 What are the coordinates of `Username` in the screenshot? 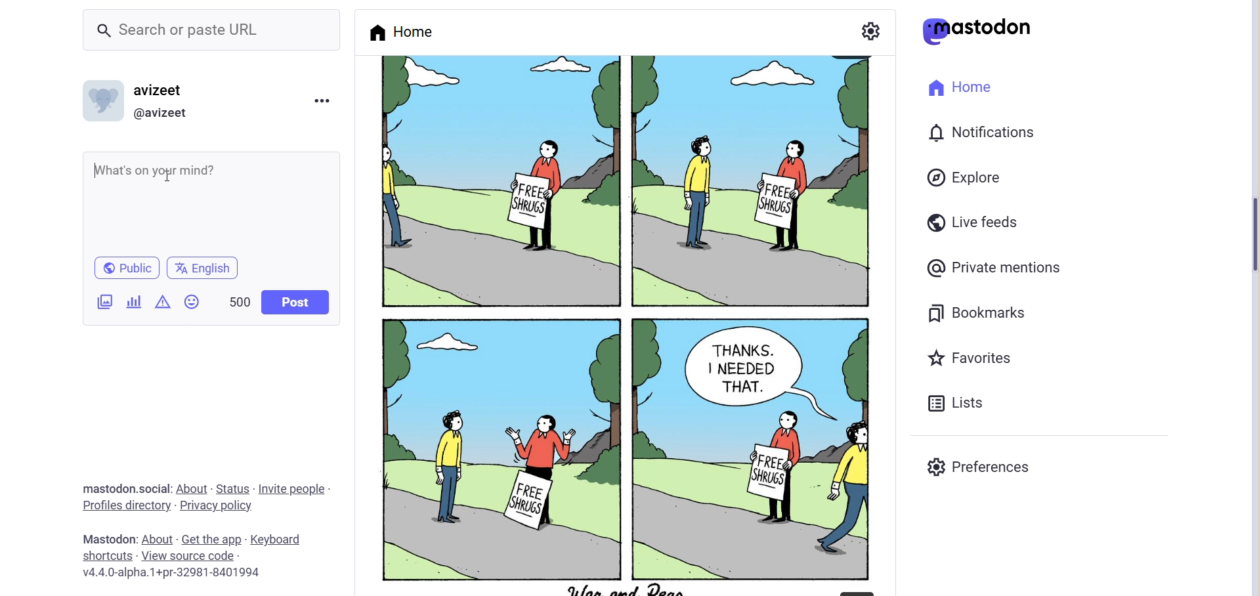 It's located at (165, 89).